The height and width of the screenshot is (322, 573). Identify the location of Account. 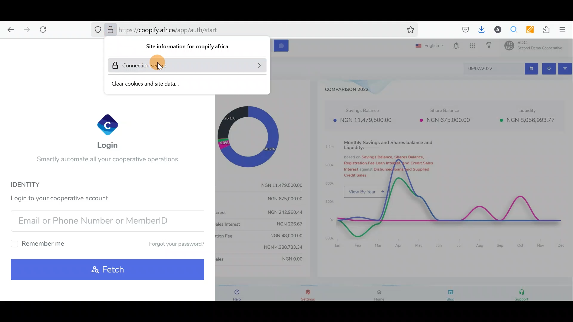
(495, 30).